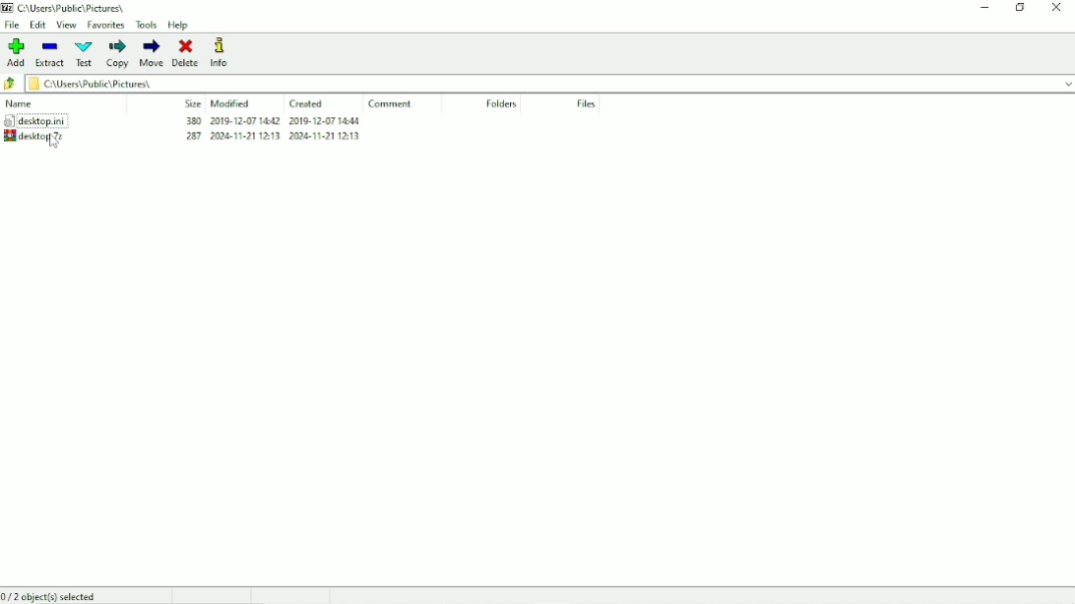 This screenshot has width=1075, height=604. I want to click on desktop.ini, so click(49, 120).